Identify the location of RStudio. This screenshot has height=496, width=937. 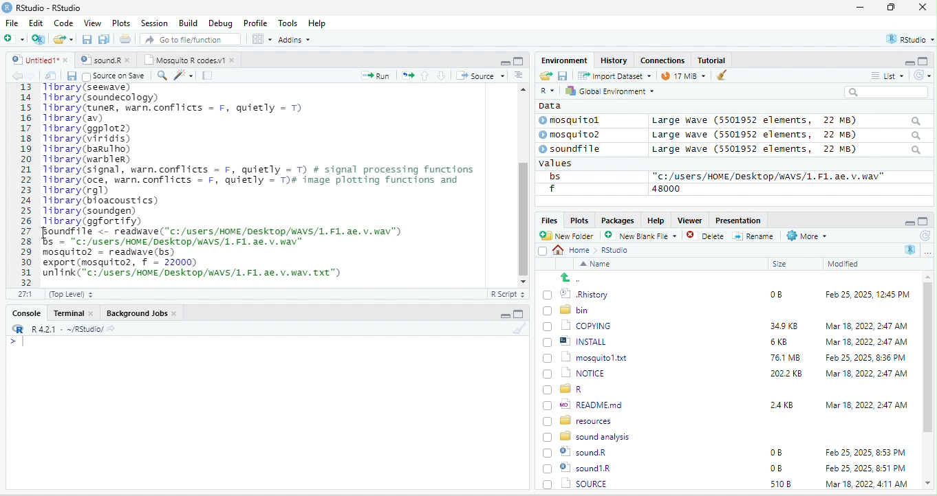
(44, 7).